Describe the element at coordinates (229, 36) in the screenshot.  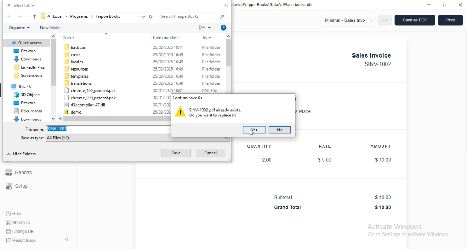
I see `scroll up` at that location.